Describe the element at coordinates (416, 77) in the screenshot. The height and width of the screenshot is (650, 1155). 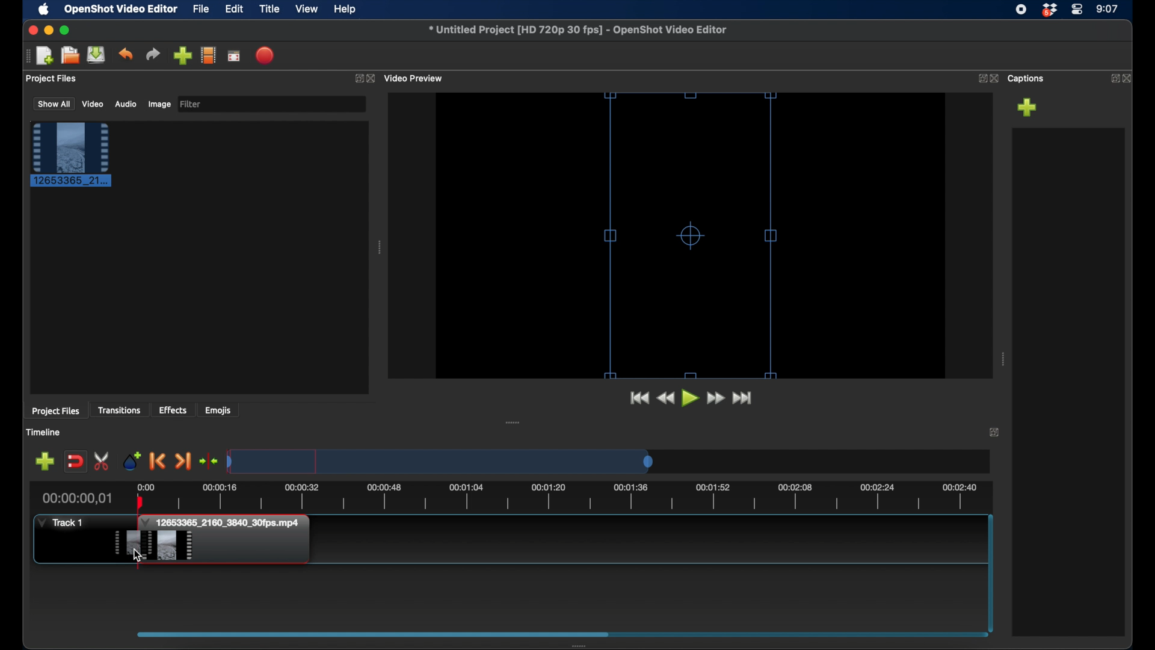
I see `video preview` at that location.